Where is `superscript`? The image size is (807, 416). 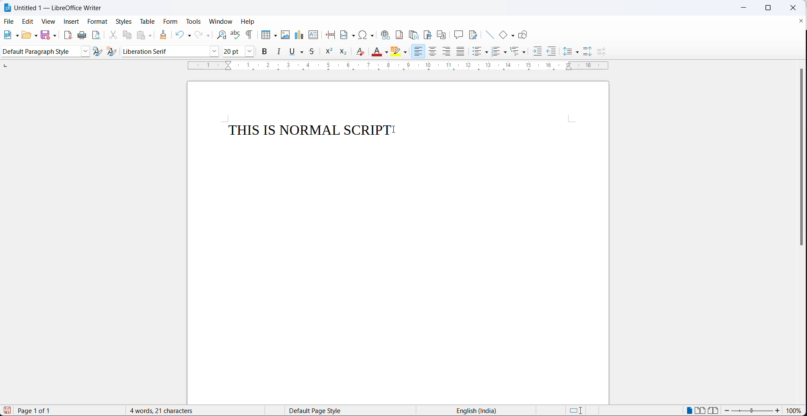
superscript is located at coordinates (330, 52).